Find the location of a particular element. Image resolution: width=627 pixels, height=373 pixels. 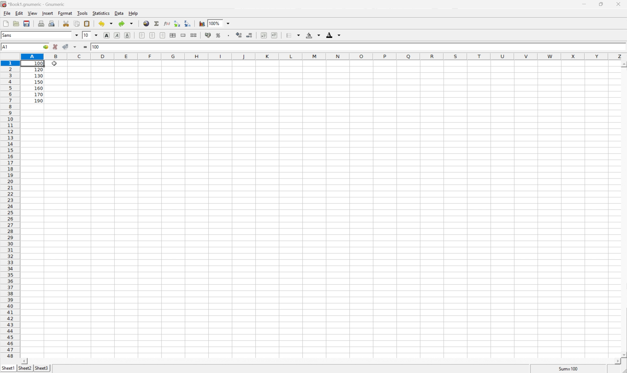

Align Left is located at coordinates (142, 35).